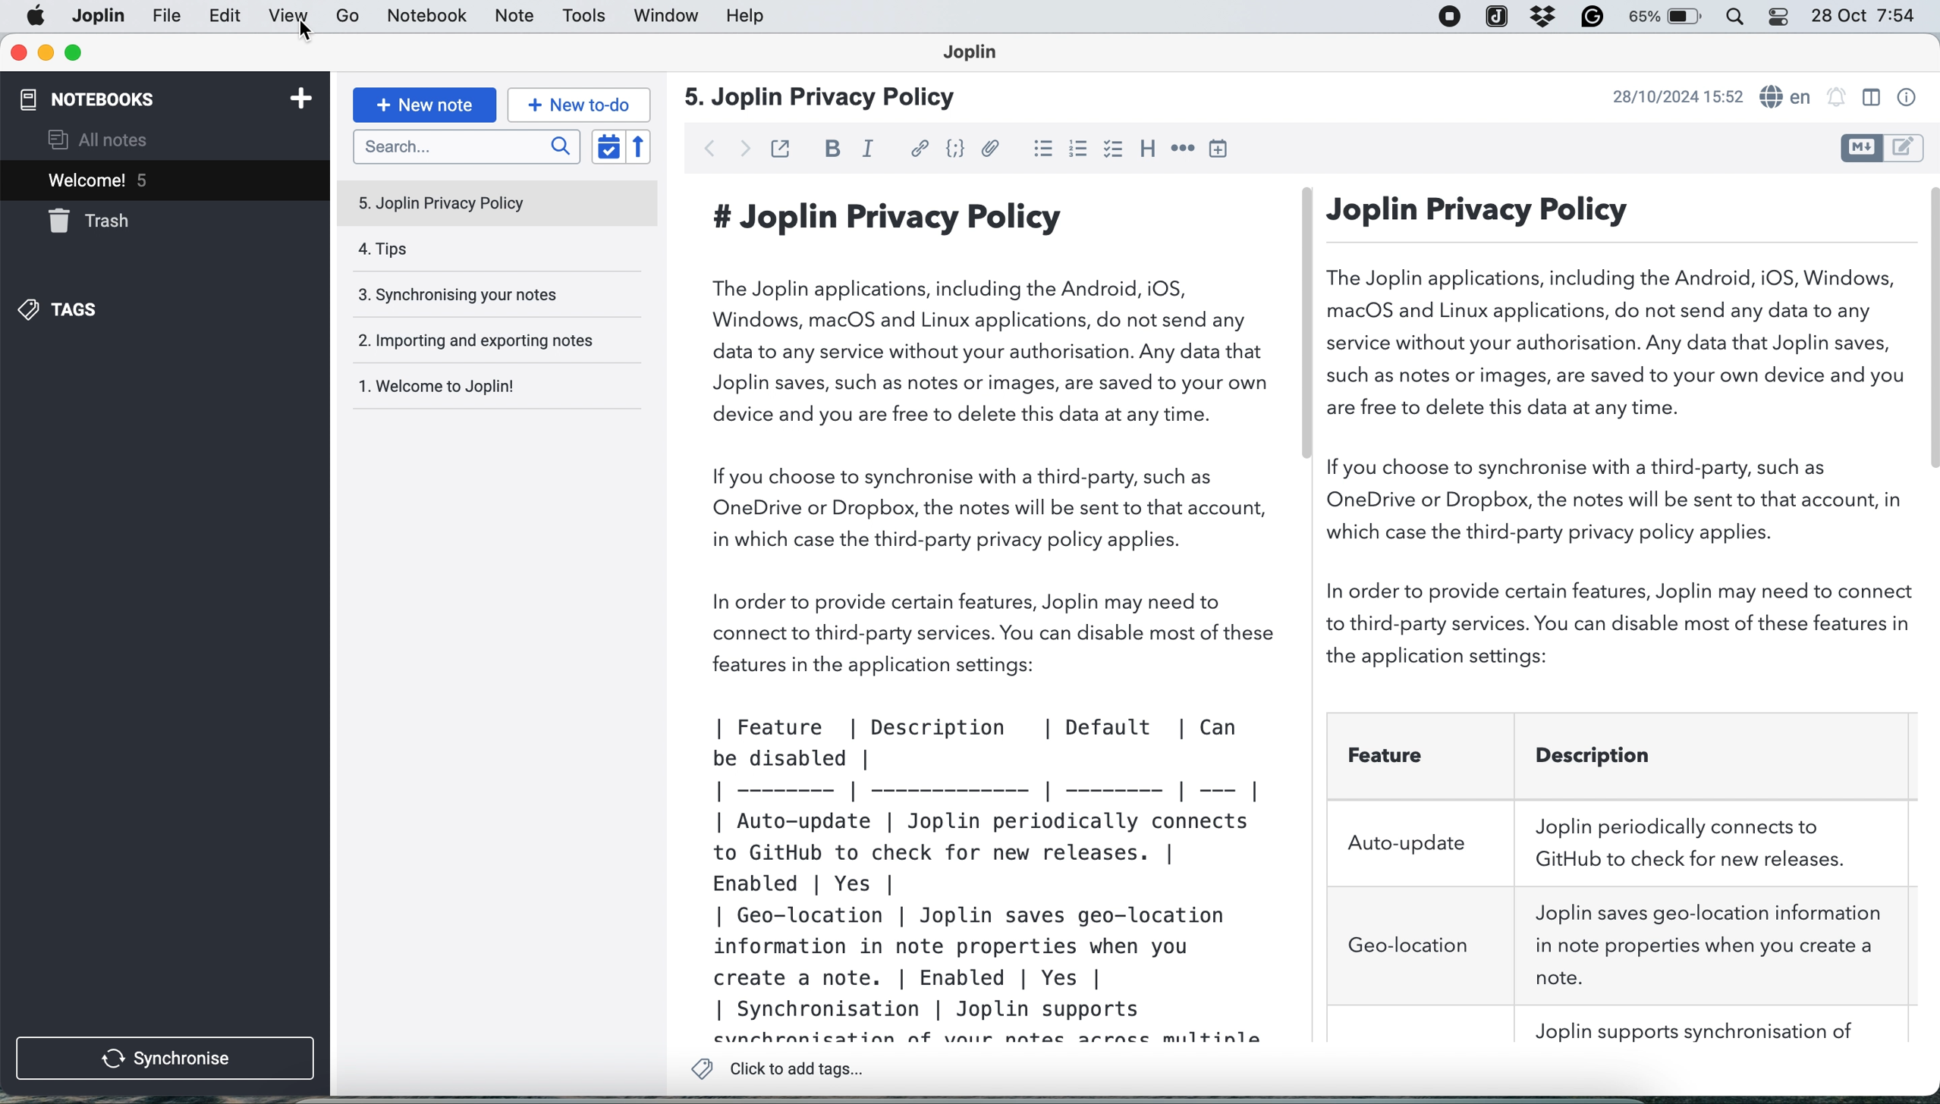  What do you see at coordinates (639, 146) in the screenshot?
I see `reverse order` at bounding box center [639, 146].